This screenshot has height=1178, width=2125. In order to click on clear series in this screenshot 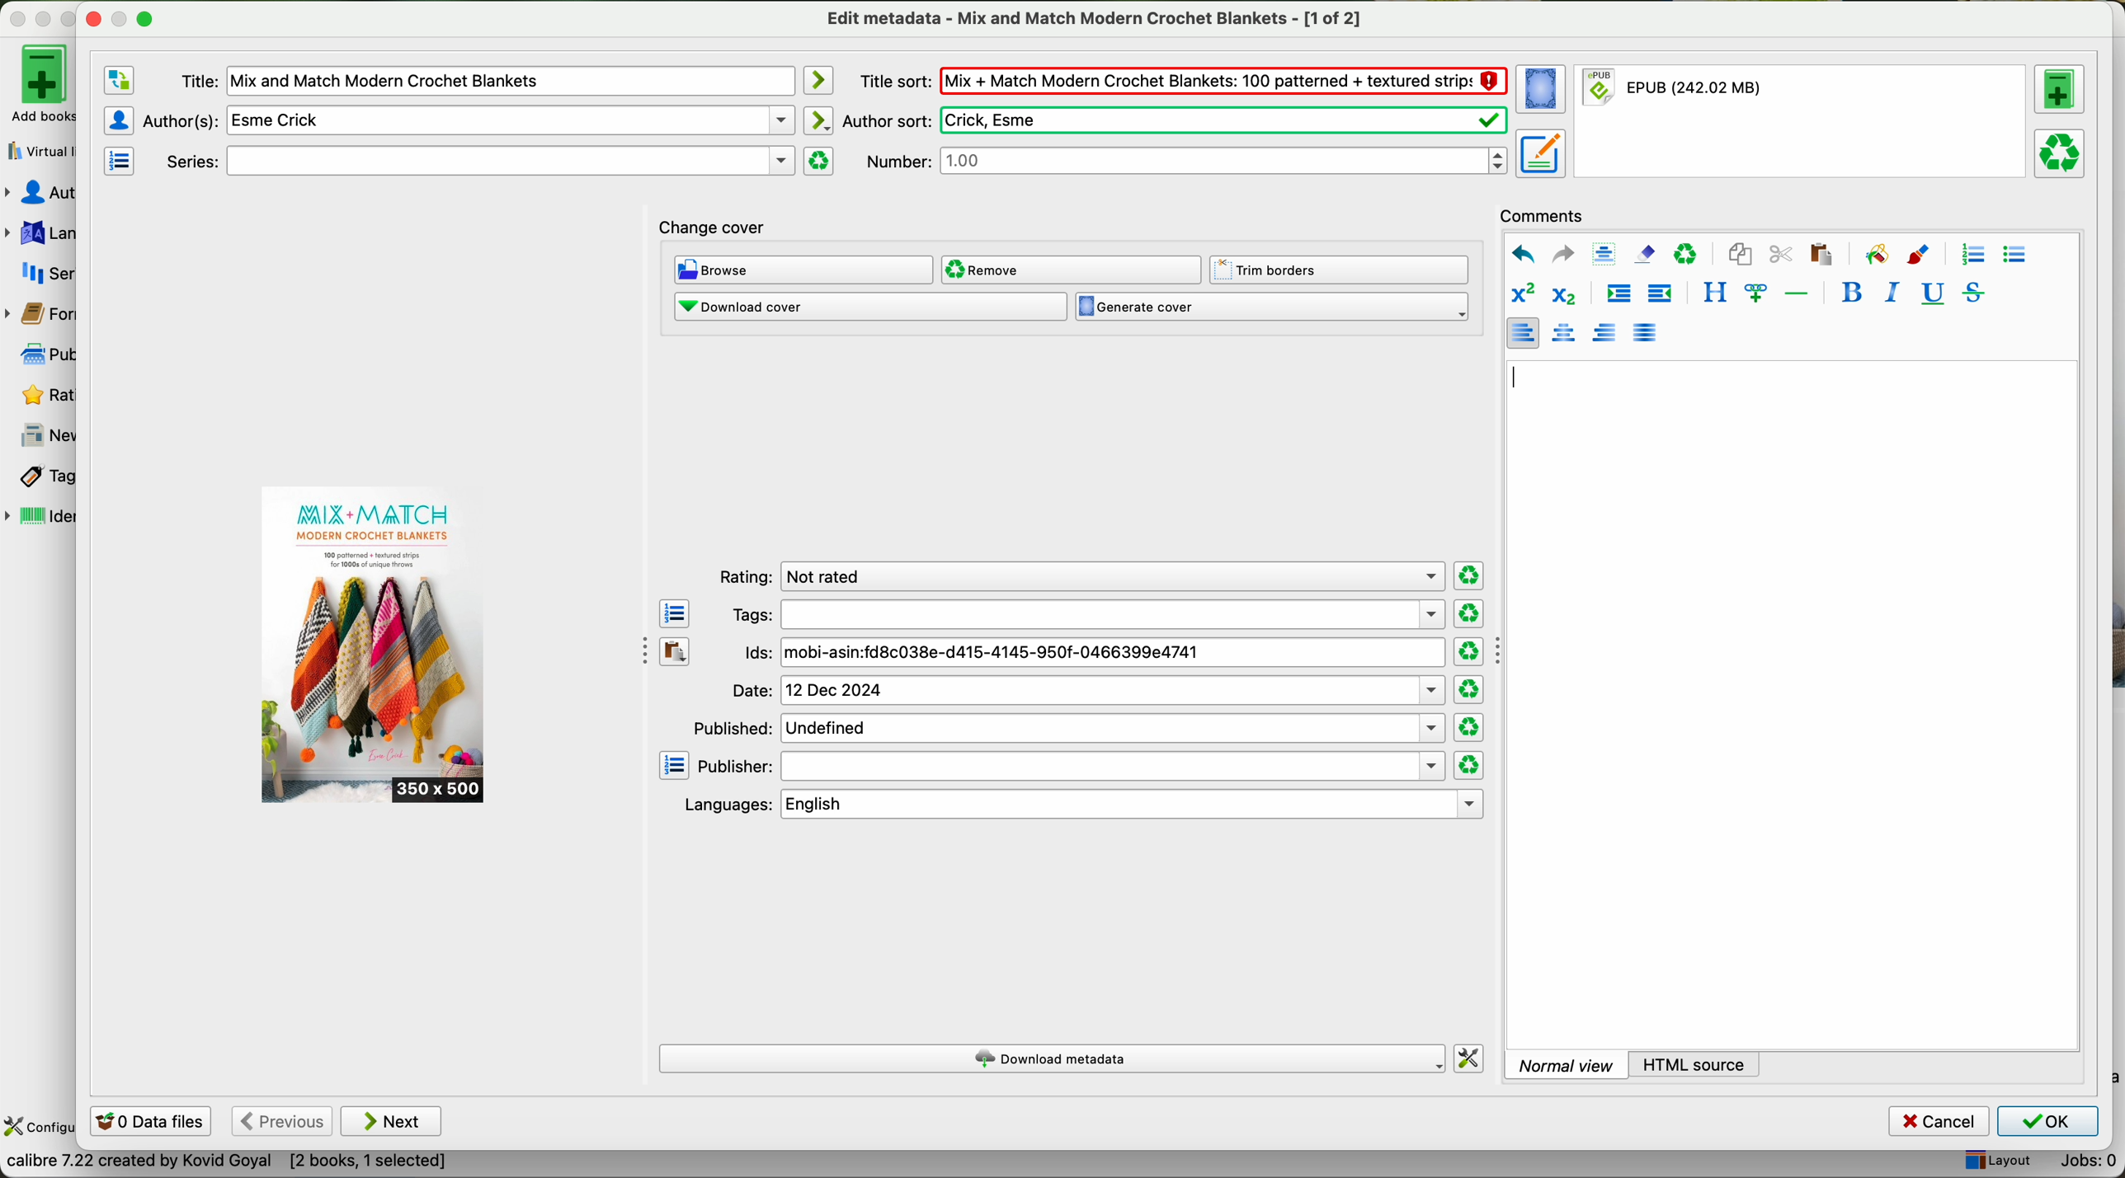, I will do `click(819, 161)`.